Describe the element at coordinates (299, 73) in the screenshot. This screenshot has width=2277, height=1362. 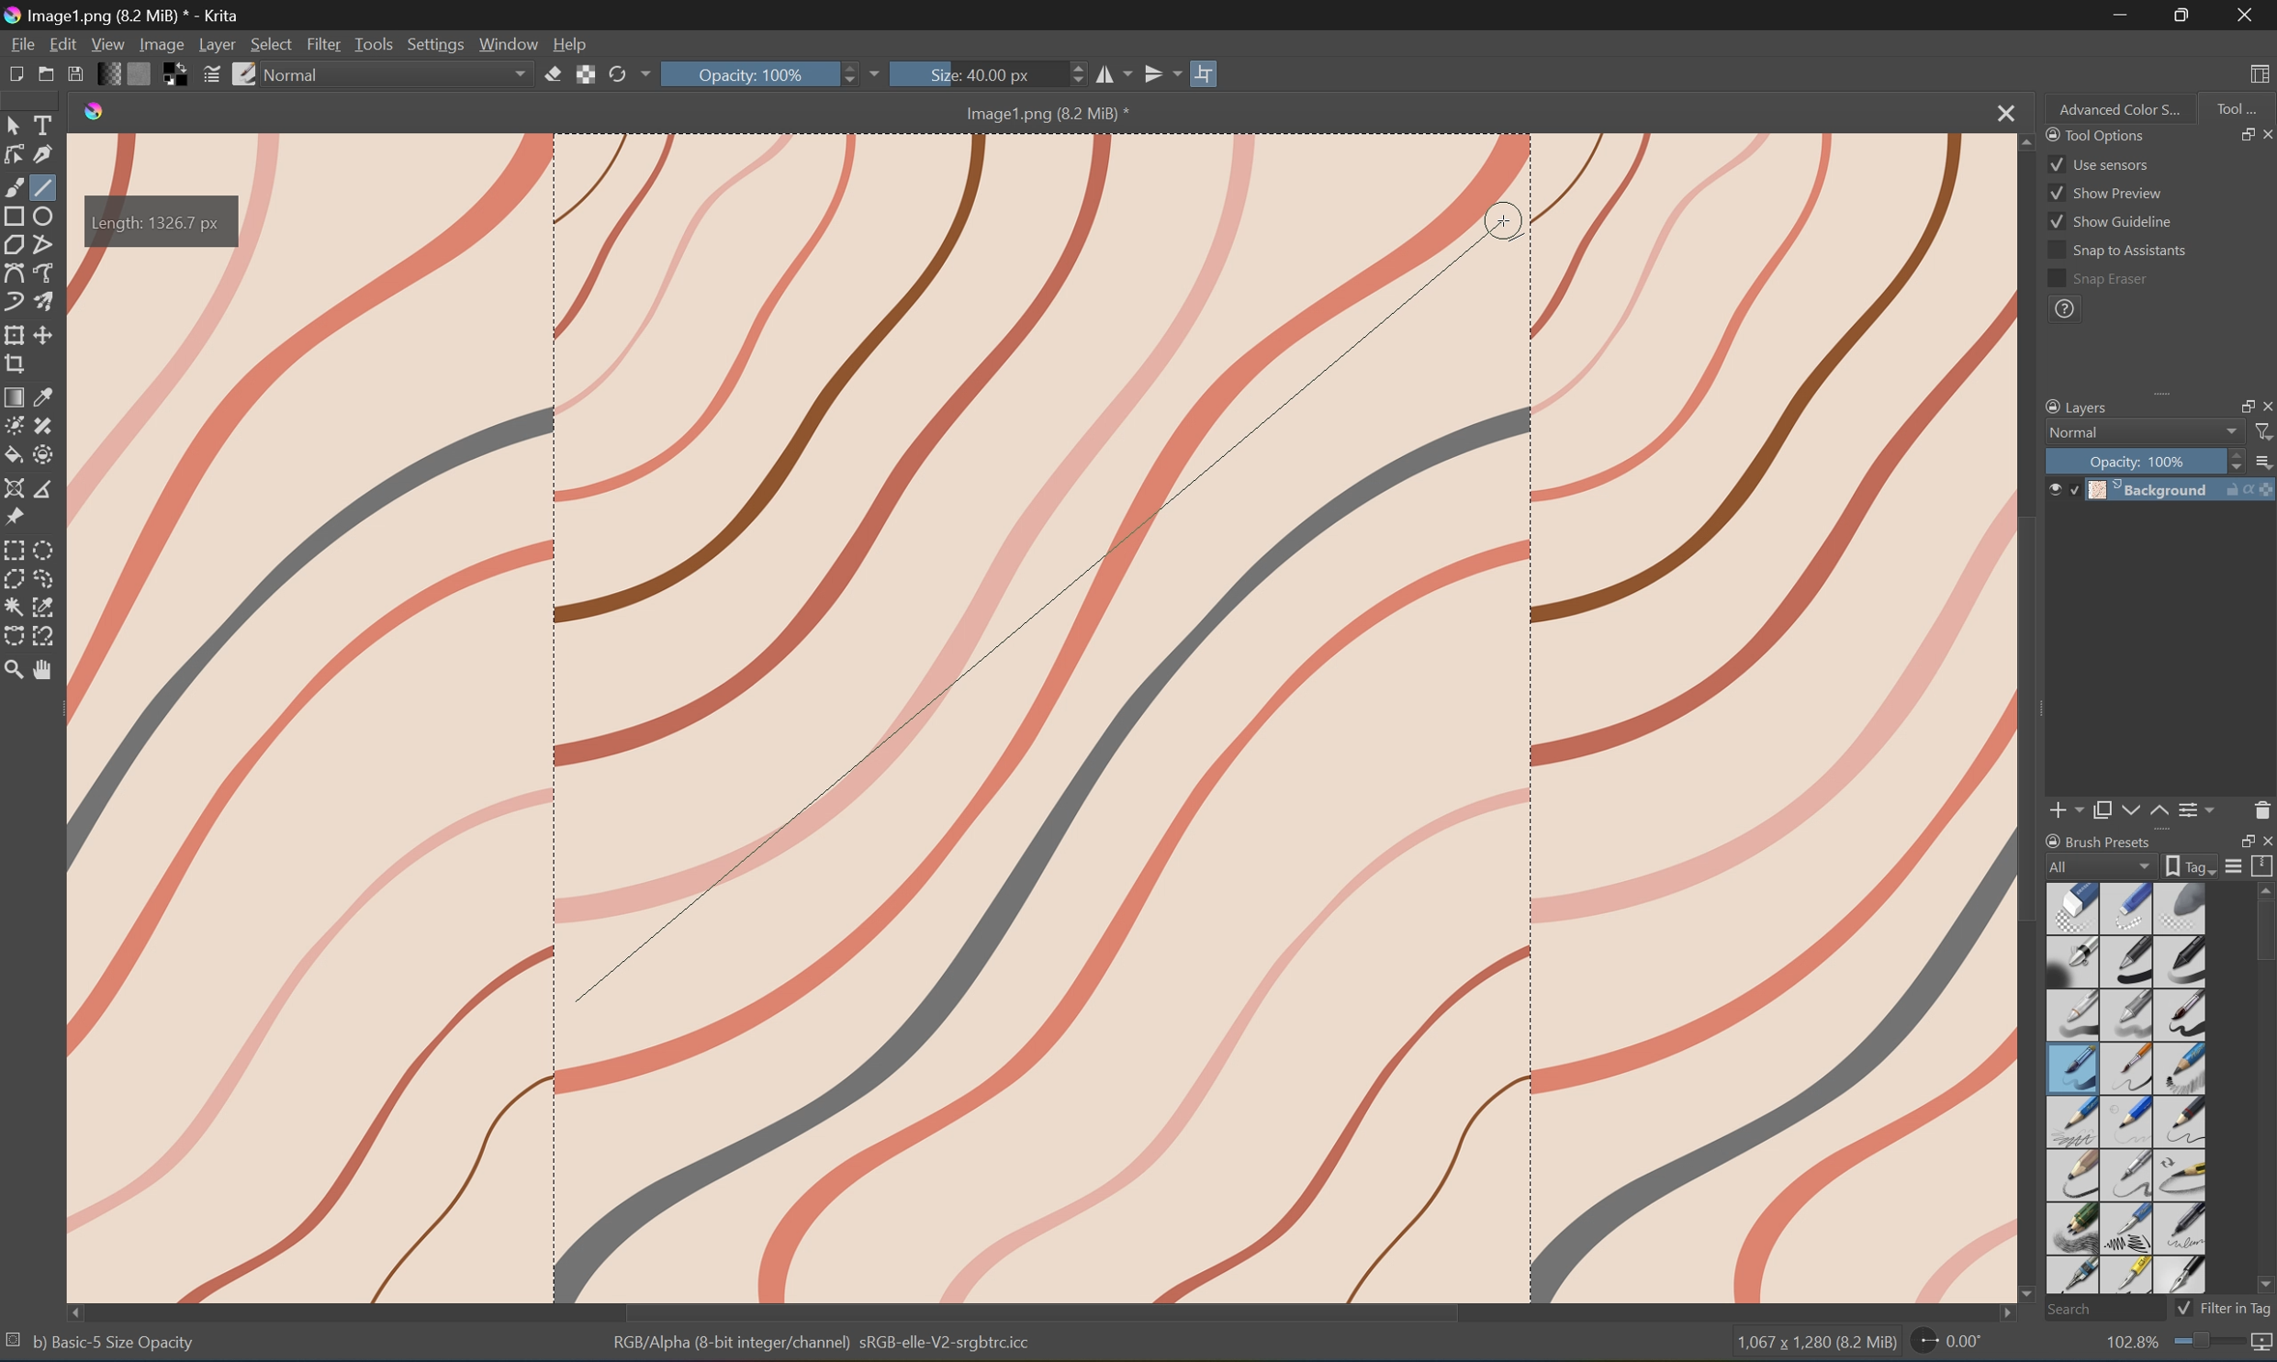
I see `Normal` at that location.